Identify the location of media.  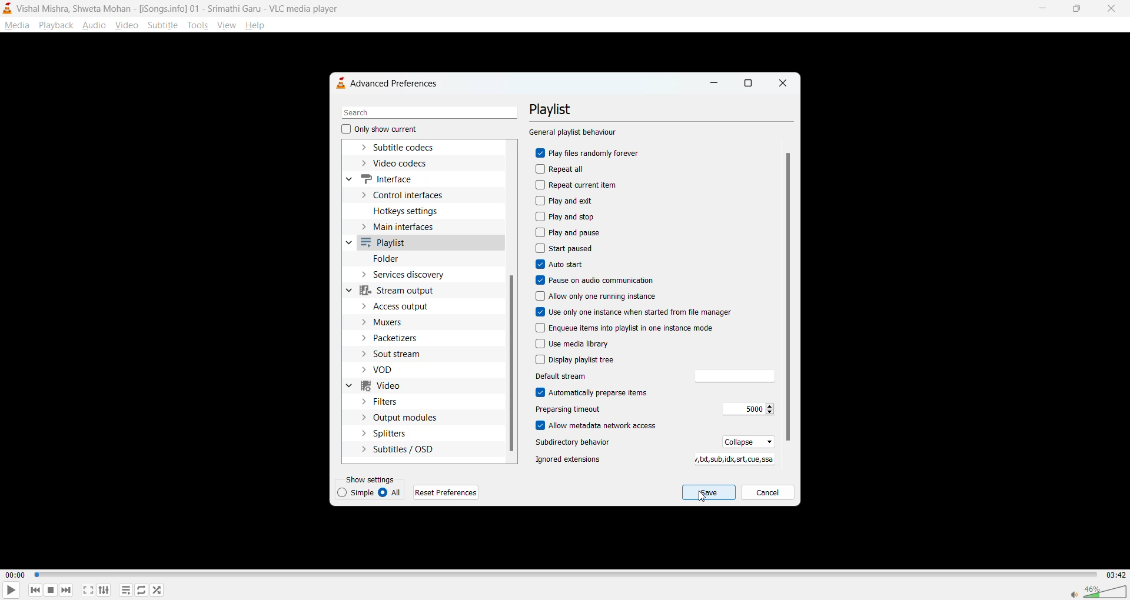
(16, 25).